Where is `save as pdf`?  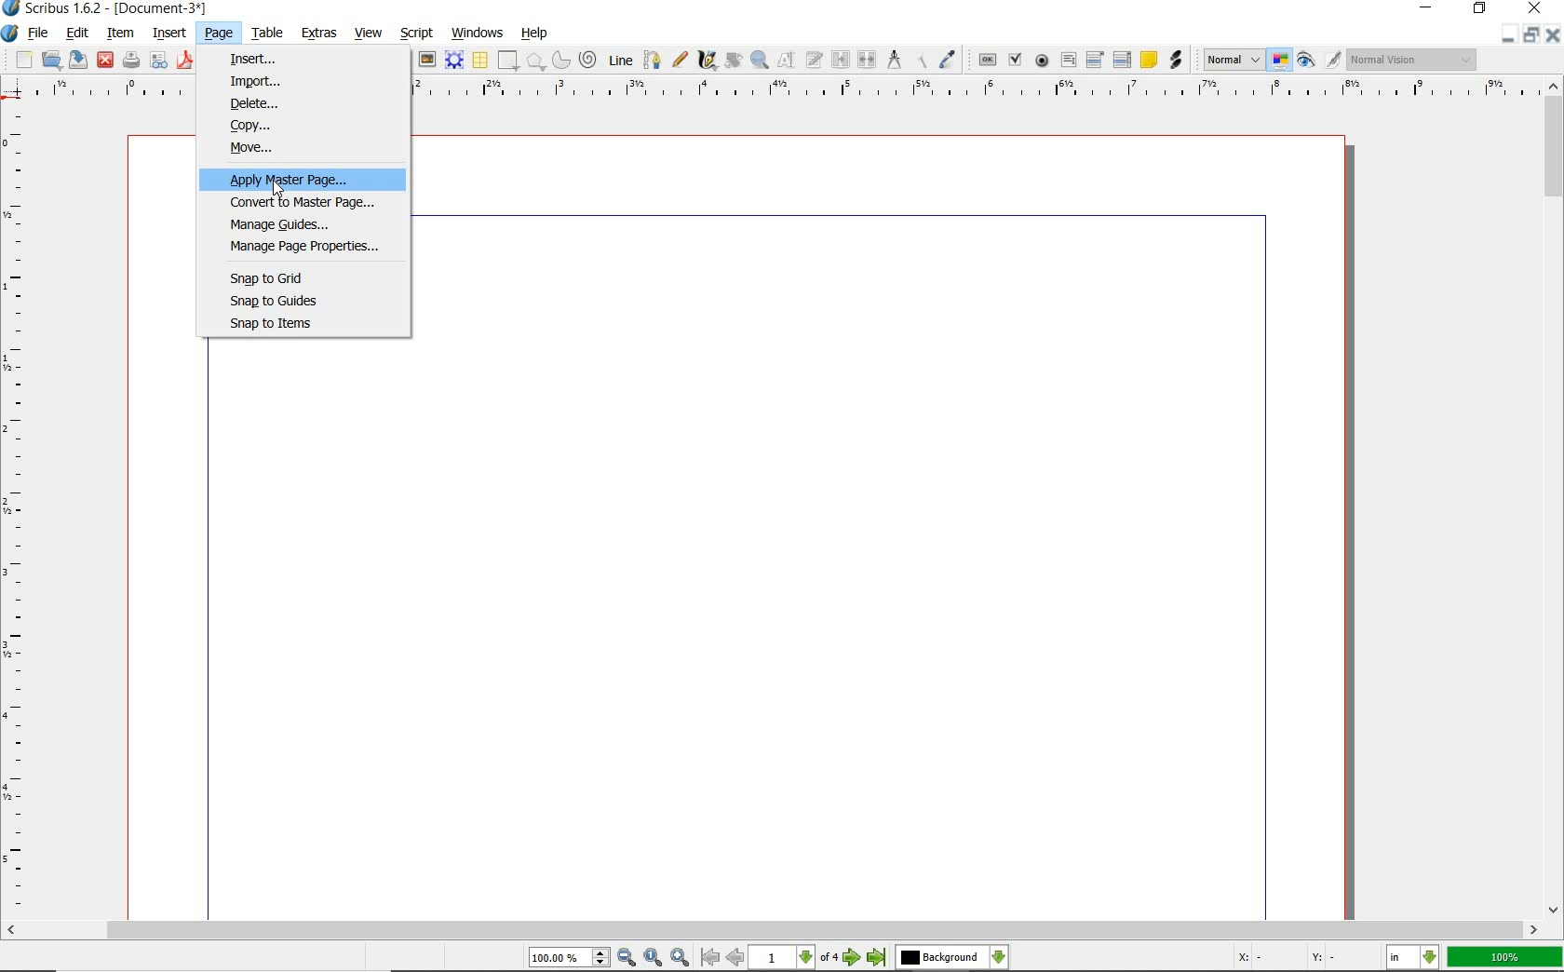 save as pdf is located at coordinates (185, 61).